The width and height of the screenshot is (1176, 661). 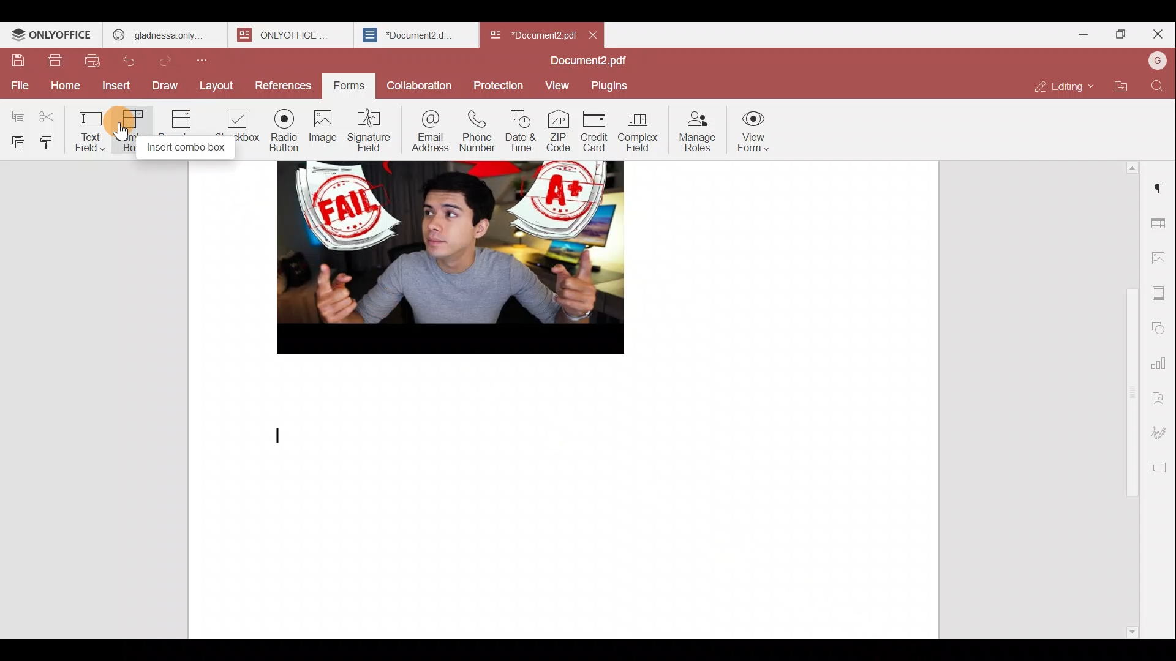 I want to click on Editing mode, so click(x=1063, y=88).